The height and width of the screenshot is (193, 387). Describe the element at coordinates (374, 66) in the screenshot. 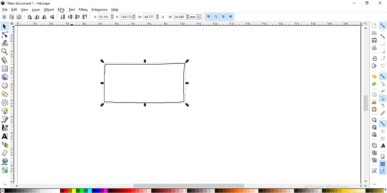

I see `export a document` at that location.